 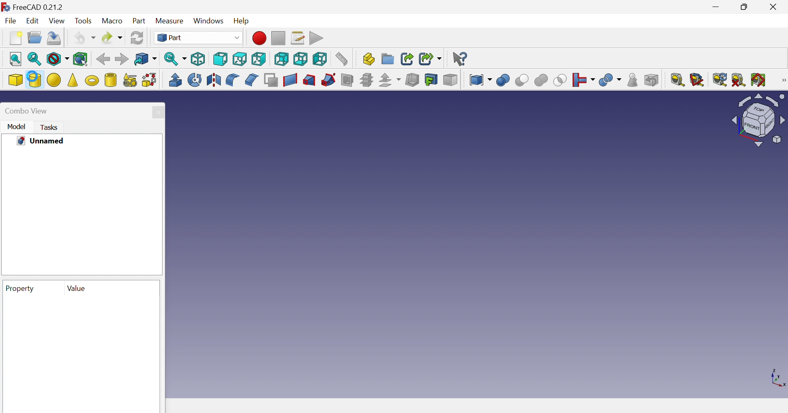 What do you see at coordinates (138, 37) in the screenshot?
I see `Refresh` at bounding box center [138, 37].